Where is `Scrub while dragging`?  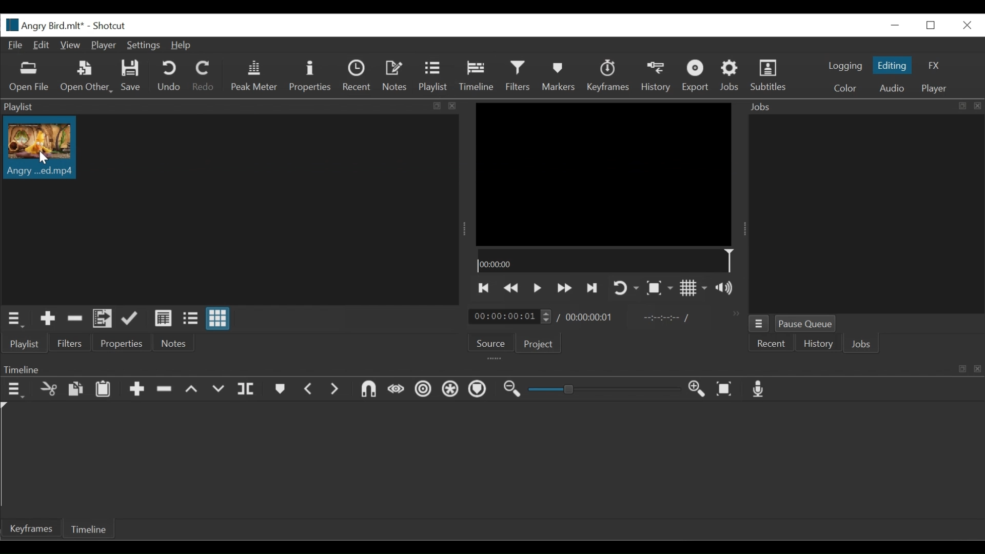
Scrub while dragging is located at coordinates (397, 390).